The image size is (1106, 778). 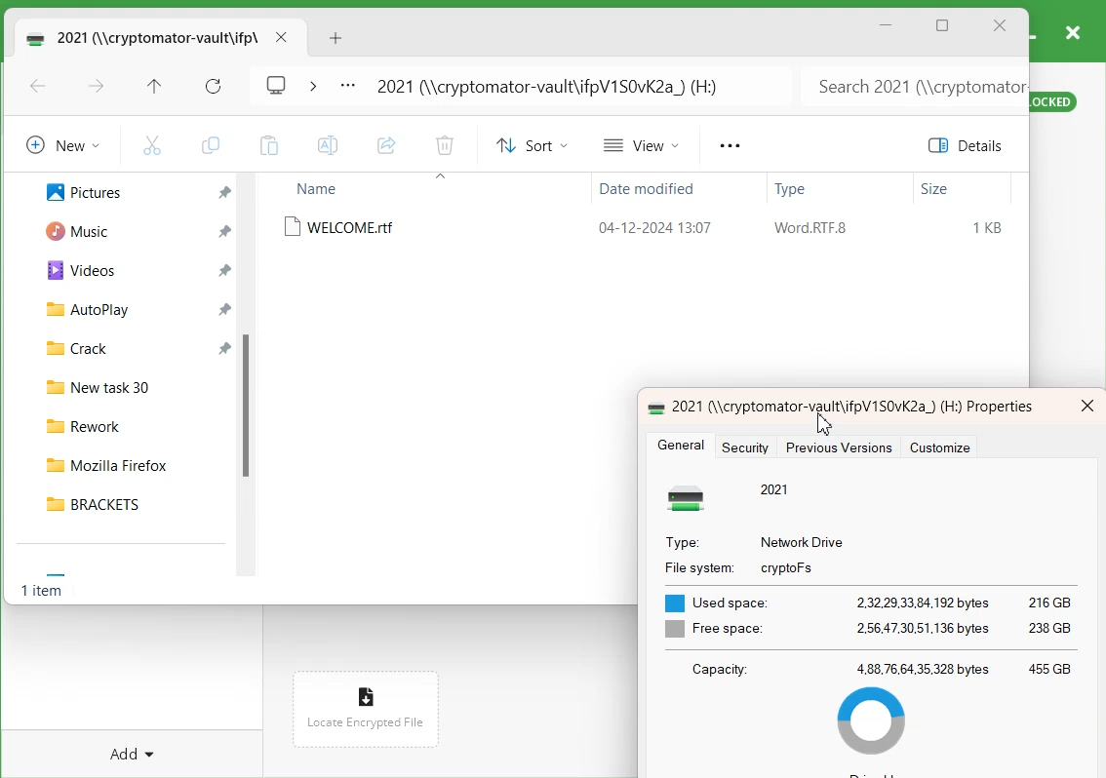 I want to click on Previous Versions, so click(x=838, y=447).